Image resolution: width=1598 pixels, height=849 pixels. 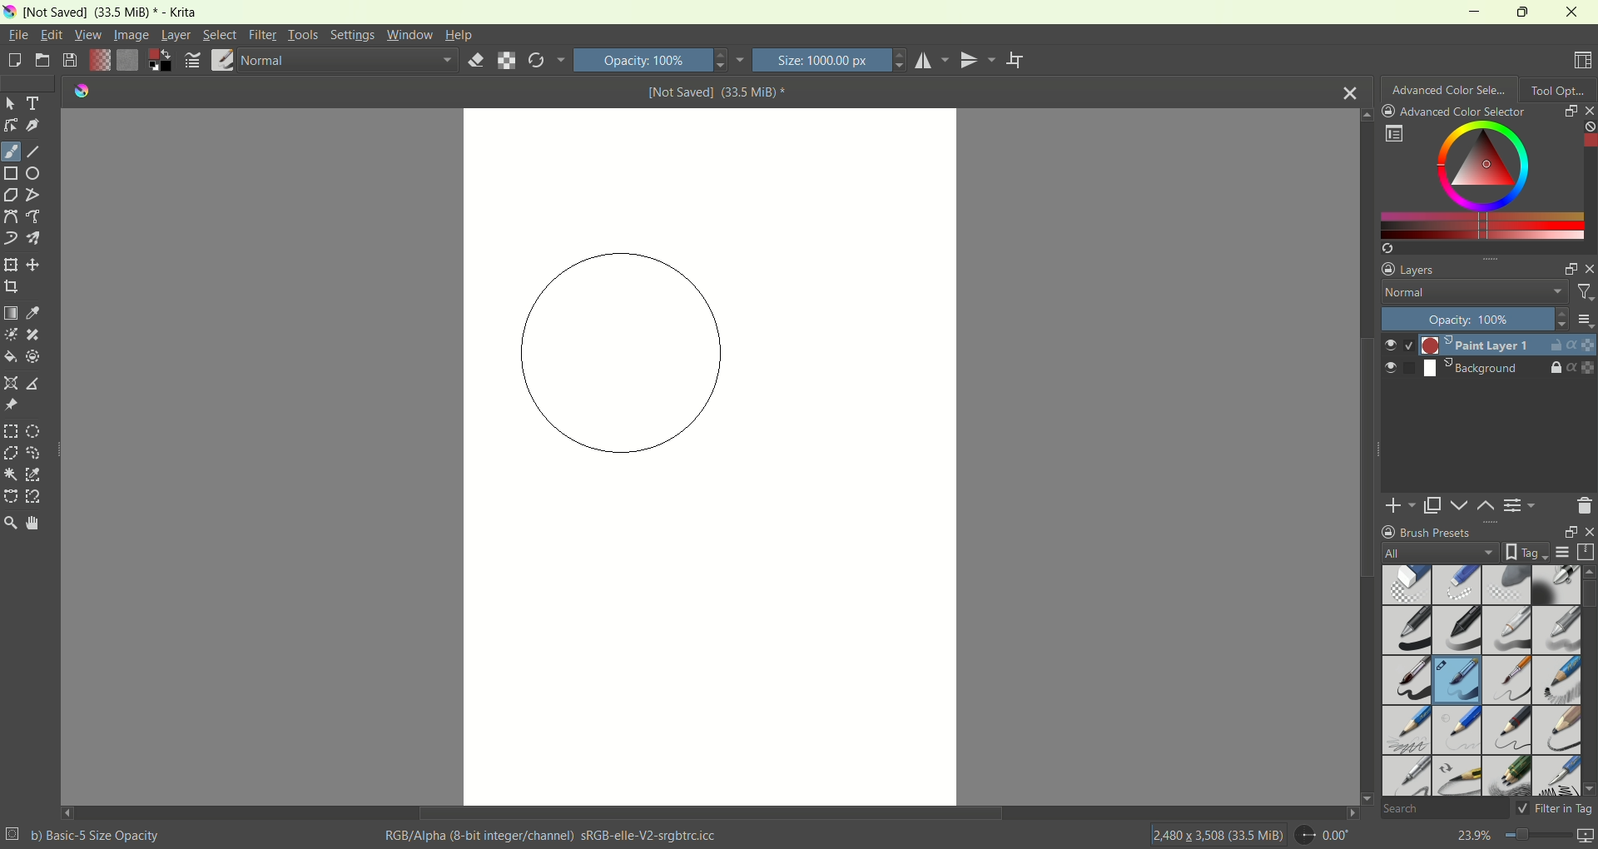 I want to click on close docker, so click(x=1588, y=110).